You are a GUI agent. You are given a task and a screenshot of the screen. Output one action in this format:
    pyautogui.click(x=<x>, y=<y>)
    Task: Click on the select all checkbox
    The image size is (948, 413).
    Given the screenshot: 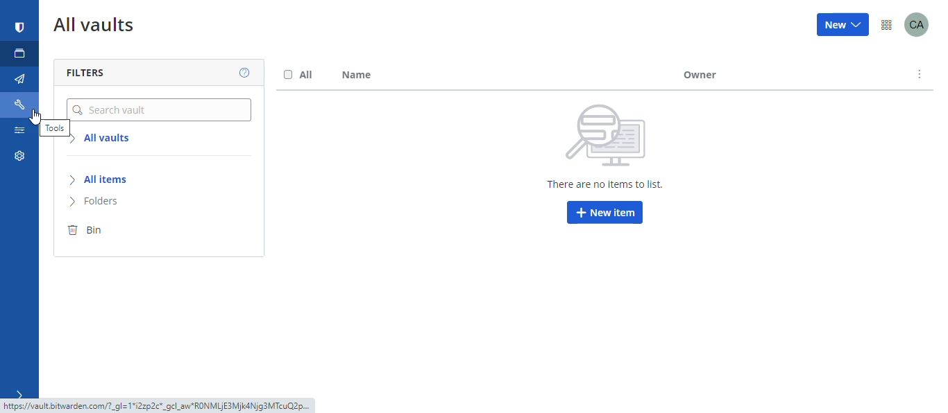 What is the action you would take?
    pyautogui.click(x=299, y=76)
    